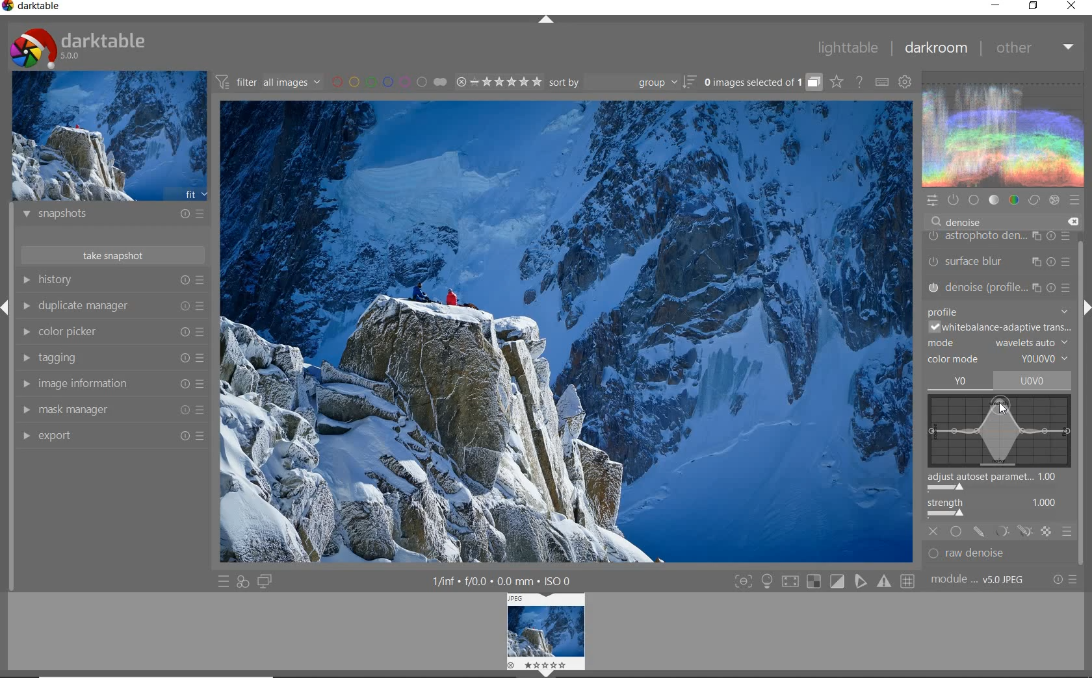 The height and width of the screenshot is (678, 1092). What do you see at coordinates (999, 431) in the screenshot?
I see `WAVELETS MAP` at bounding box center [999, 431].